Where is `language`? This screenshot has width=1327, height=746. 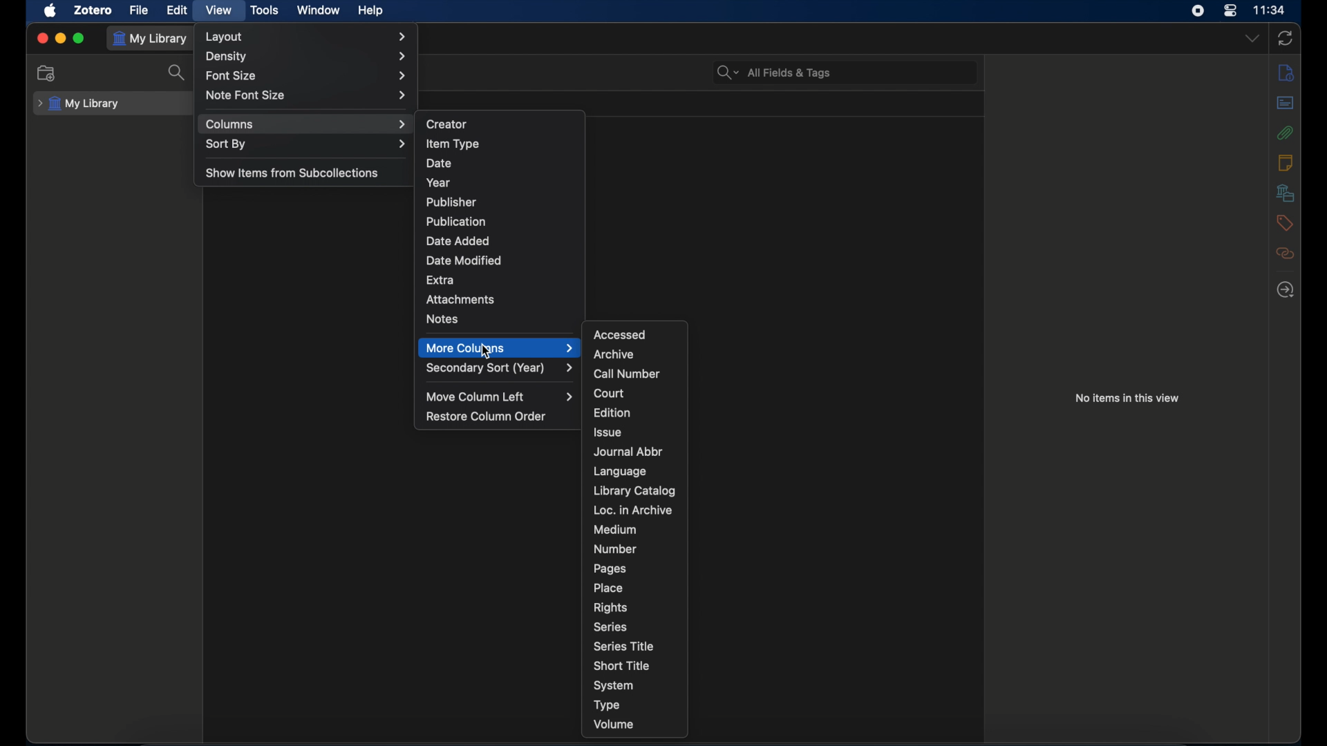 language is located at coordinates (619, 471).